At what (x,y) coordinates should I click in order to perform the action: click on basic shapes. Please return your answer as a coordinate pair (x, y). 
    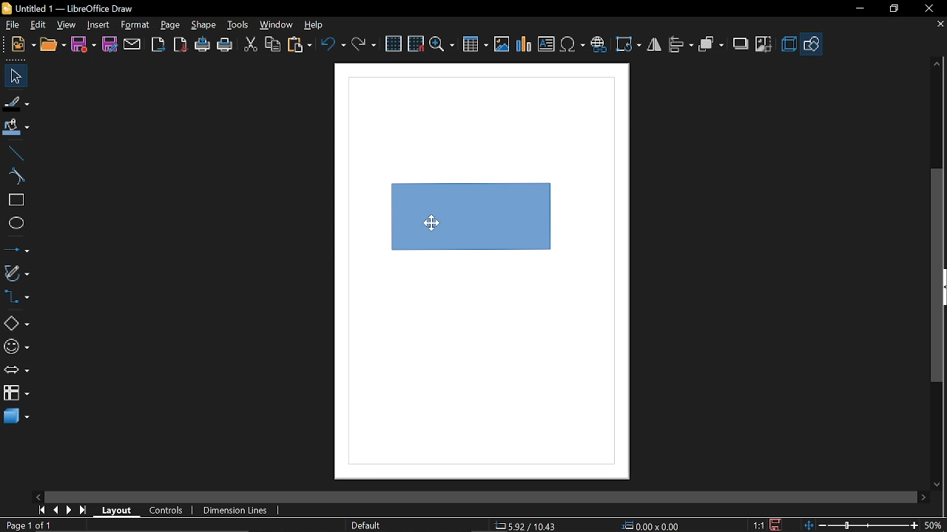
    Looking at the image, I should click on (16, 324).